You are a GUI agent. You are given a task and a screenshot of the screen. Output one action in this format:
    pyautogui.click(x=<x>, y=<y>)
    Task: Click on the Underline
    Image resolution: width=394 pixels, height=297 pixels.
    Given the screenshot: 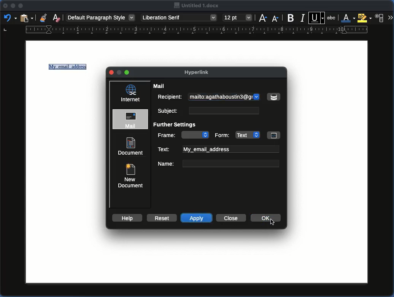 What is the action you would take?
    pyautogui.click(x=317, y=17)
    